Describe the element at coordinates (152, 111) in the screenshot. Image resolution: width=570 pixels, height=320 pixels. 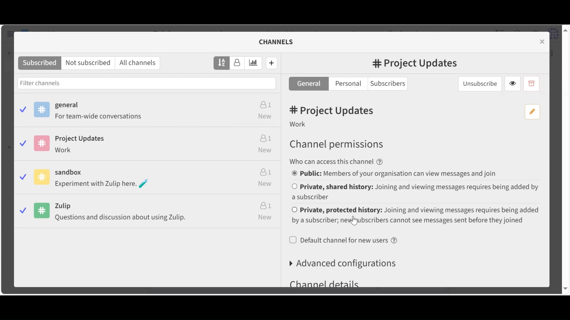
I see `general` at that location.